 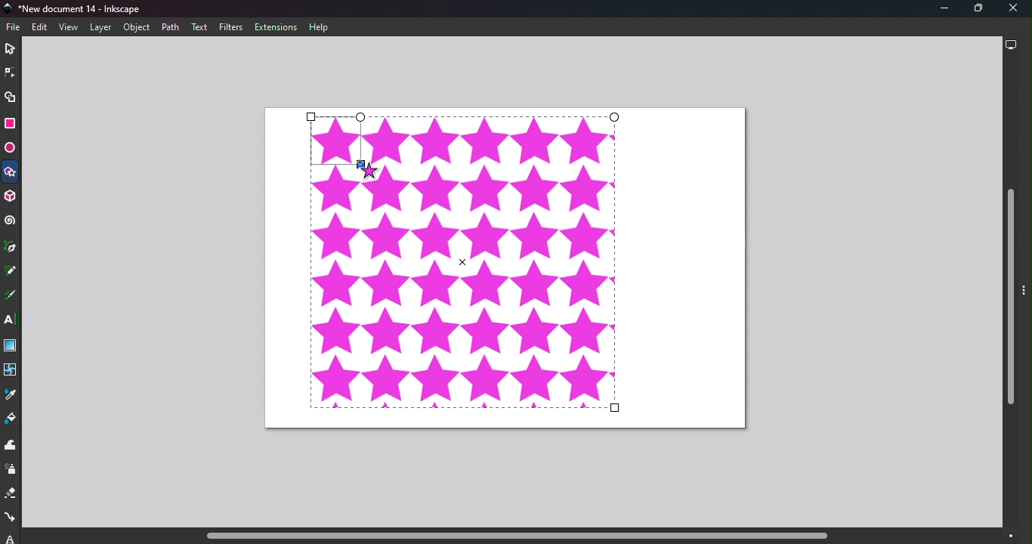 I want to click on Node tool, so click(x=9, y=73).